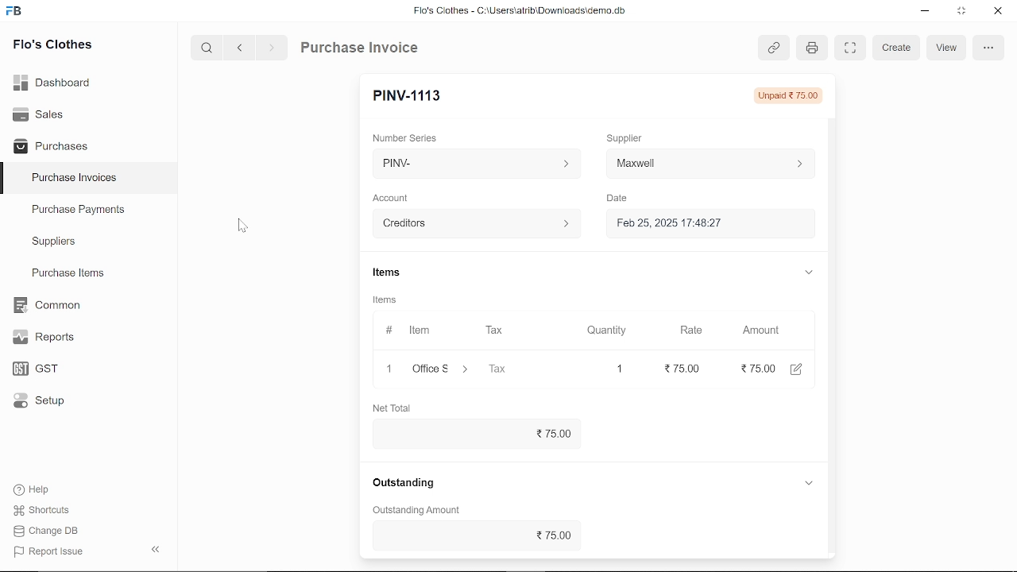 Image resolution: width=1017 pixels, height=572 pixels. Describe the element at coordinates (609, 330) in the screenshot. I see `Quantity` at that location.